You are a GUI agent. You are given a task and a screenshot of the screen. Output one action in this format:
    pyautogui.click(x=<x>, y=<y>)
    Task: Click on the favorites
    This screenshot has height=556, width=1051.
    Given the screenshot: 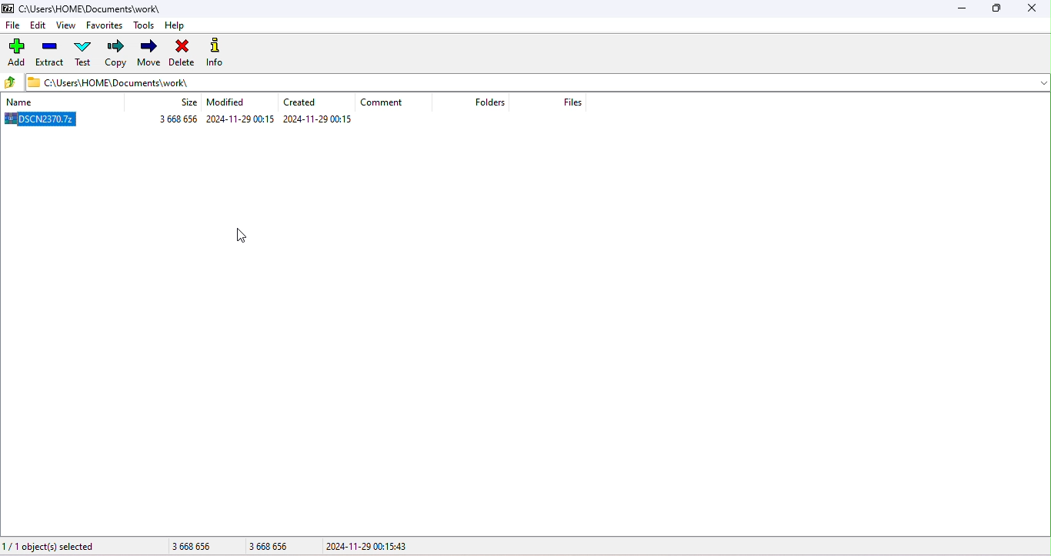 What is the action you would take?
    pyautogui.click(x=105, y=25)
    